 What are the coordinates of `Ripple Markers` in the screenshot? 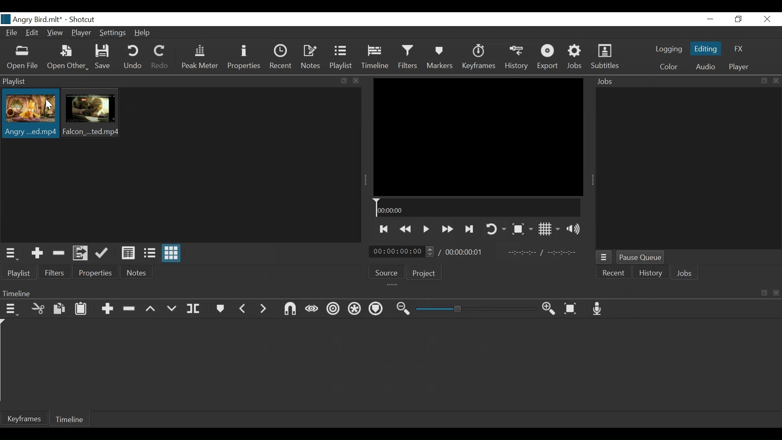 It's located at (377, 310).